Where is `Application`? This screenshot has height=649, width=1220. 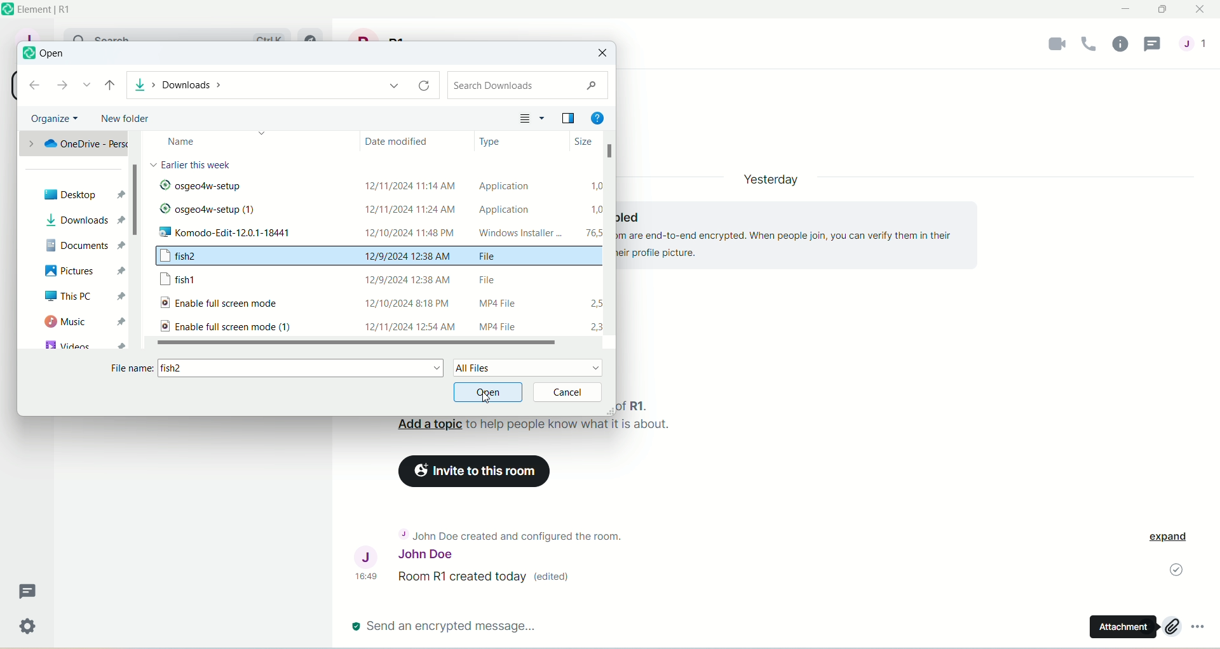
Application is located at coordinates (512, 186).